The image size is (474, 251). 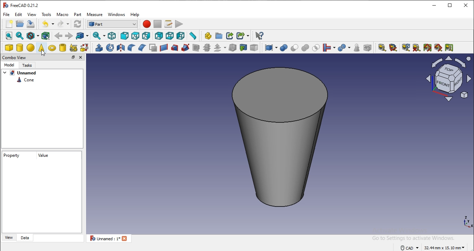 I want to click on file, so click(x=7, y=14).